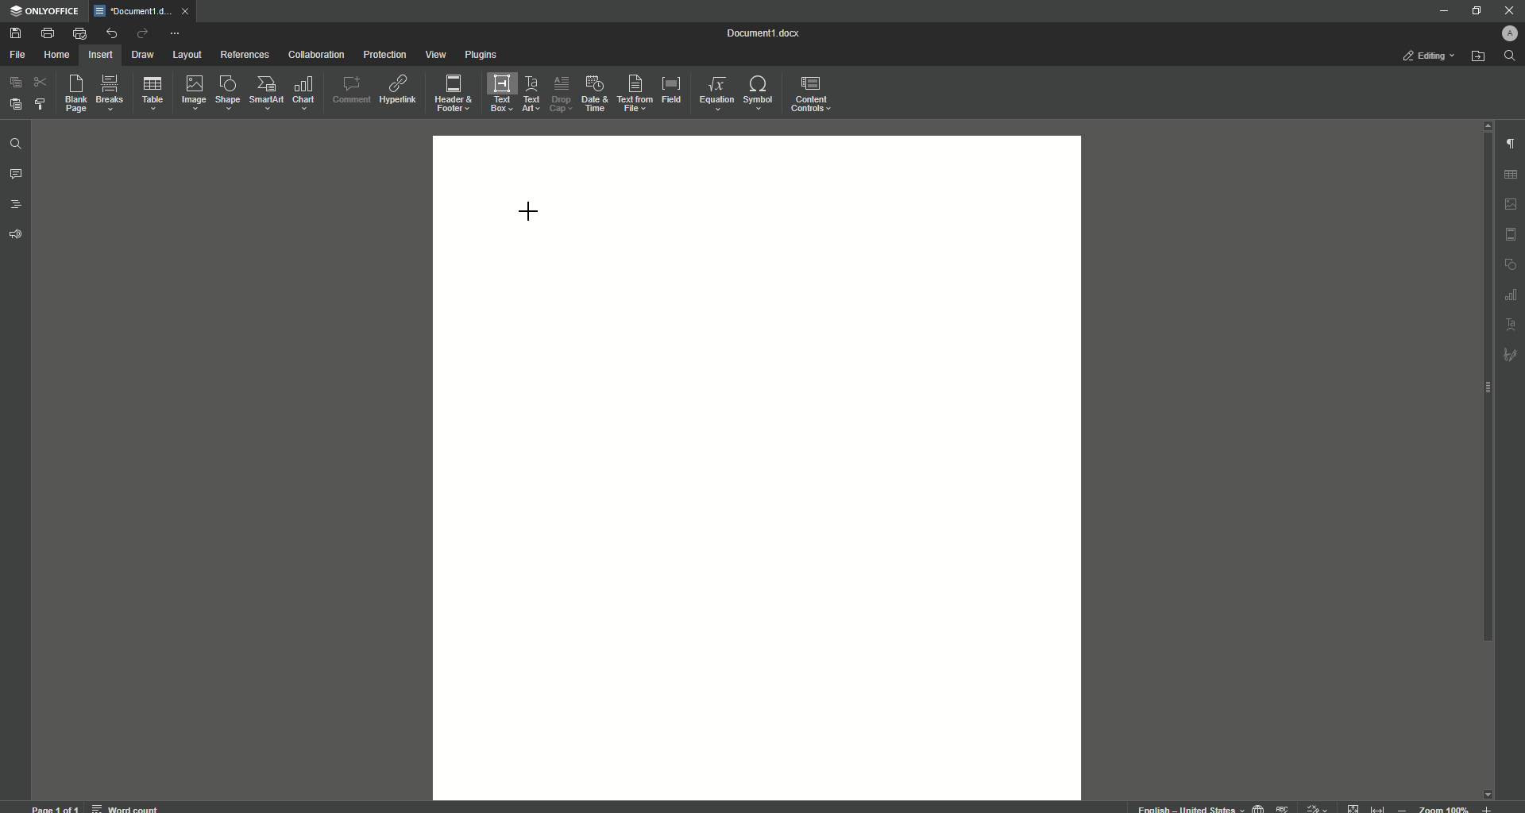 The height and width of the screenshot is (813, 1525). Describe the element at coordinates (47, 33) in the screenshot. I see `Print` at that location.